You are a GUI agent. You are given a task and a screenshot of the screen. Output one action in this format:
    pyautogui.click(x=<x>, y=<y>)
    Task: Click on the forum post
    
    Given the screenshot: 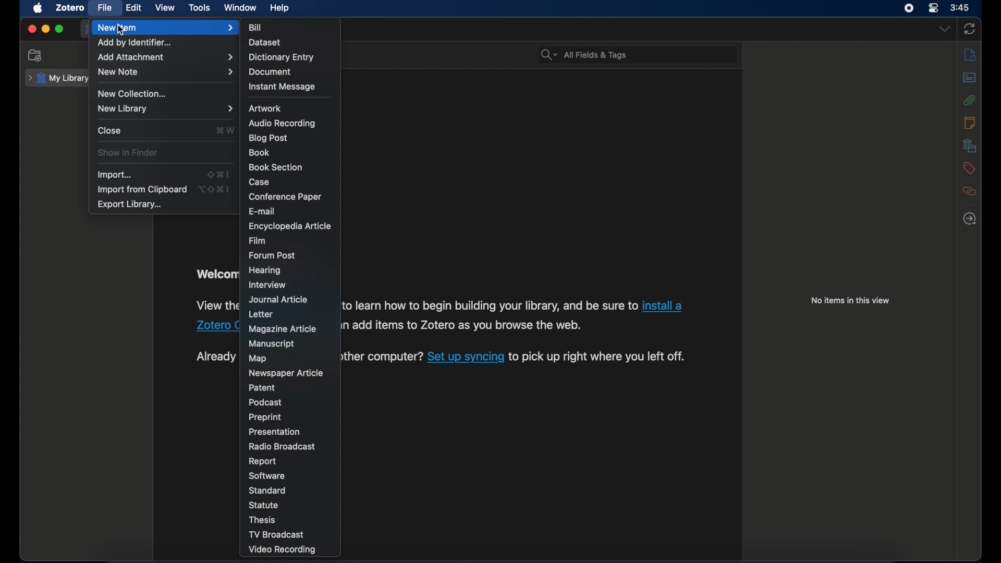 What is the action you would take?
    pyautogui.click(x=273, y=255)
    